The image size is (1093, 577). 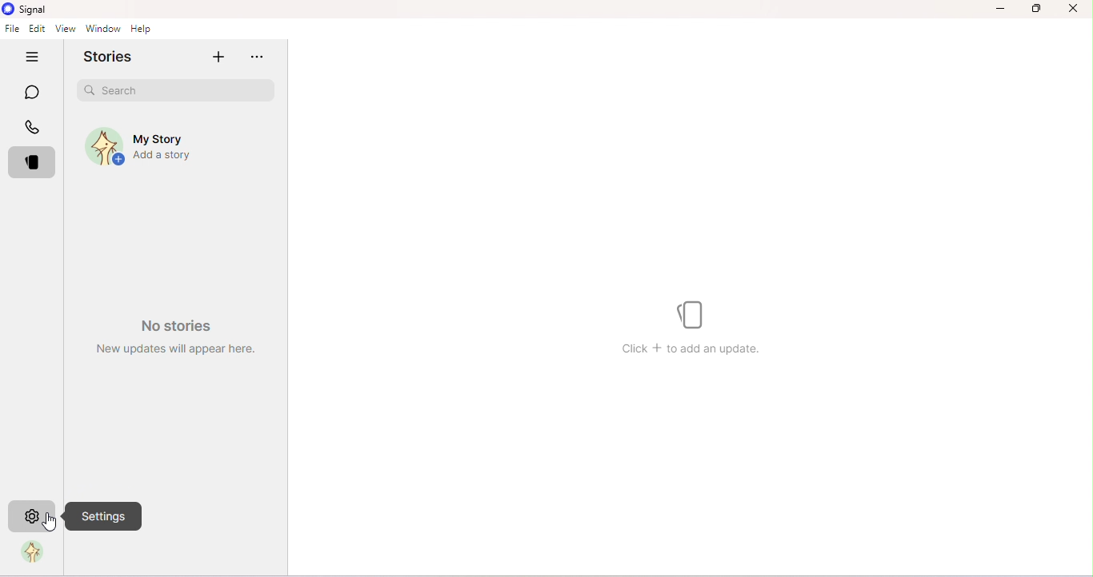 What do you see at coordinates (1038, 10) in the screenshot?
I see `Maximize` at bounding box center [1038, 10].